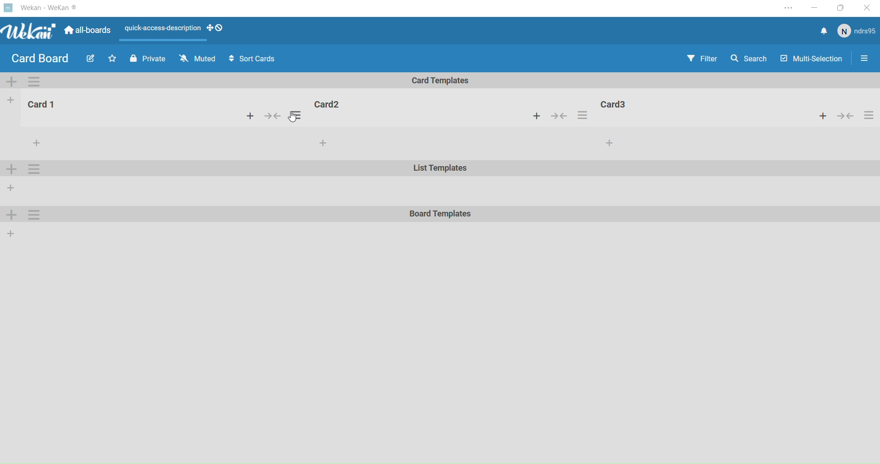  What do you see at coordinates (582, 115) in the screenshot?
I see `actions` at bounding box center [582, 115].